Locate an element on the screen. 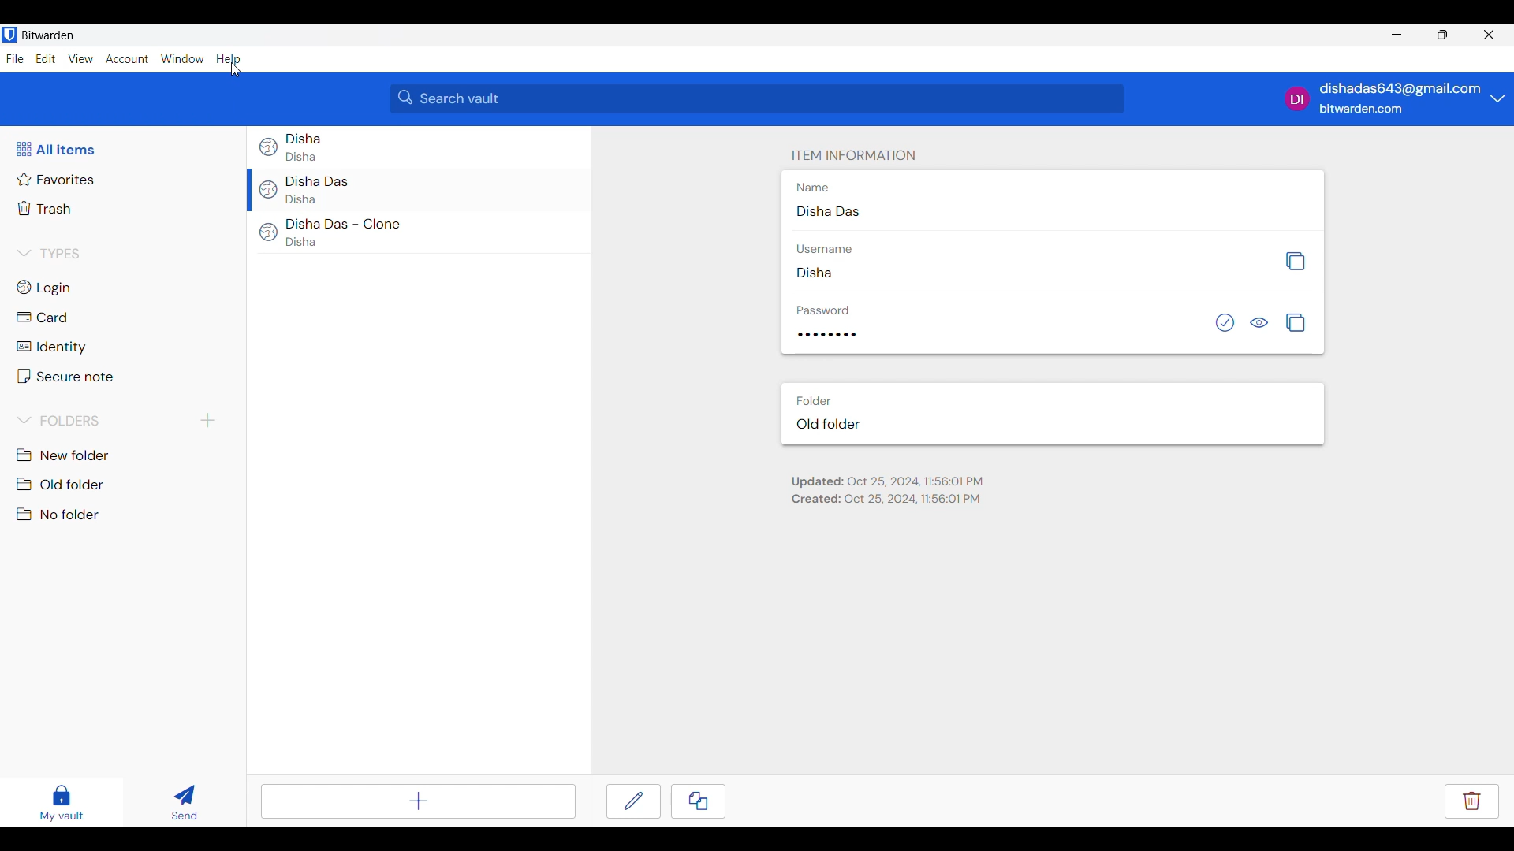 Image resolution: width=1514 pixels, height=851 pixels. Collapse types is located at coordinates (48, 254).